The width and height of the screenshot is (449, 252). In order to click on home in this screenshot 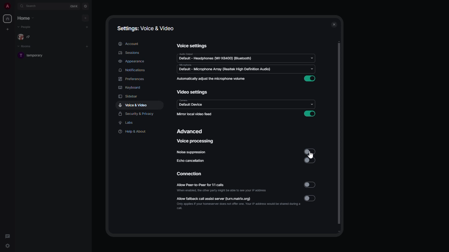, I will do `click(25, 19)`.